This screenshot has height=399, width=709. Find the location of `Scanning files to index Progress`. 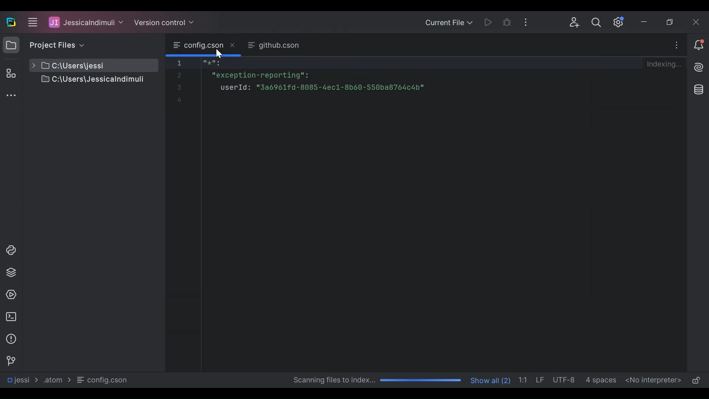

Scanning files to index Progress is located at coordinates (375, 381).